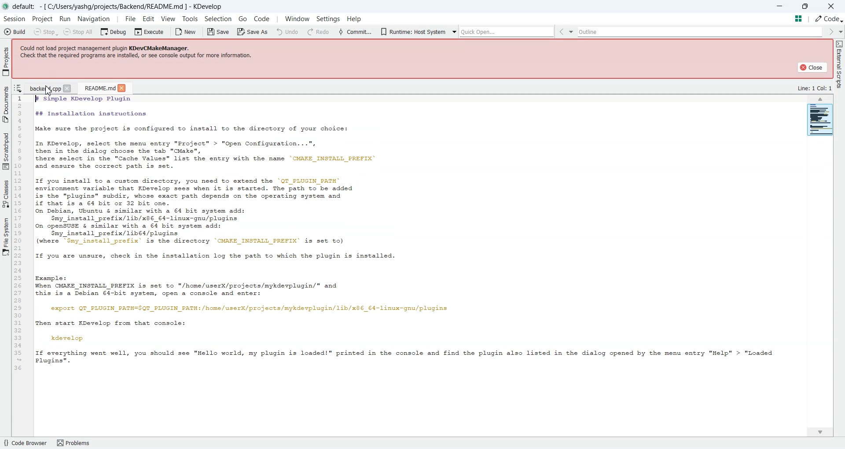 The image size is (845, 449). Describe the element at coordinates (442, 32) in the screenshot. I see `Drop down box` at that location.